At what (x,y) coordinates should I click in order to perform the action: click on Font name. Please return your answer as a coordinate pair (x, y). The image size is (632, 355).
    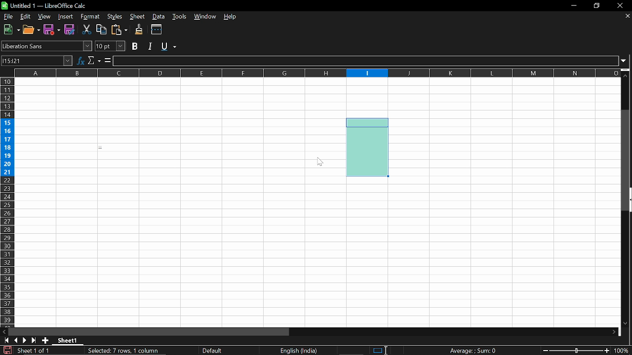
    Looking at the image, I should click on (46, 45).